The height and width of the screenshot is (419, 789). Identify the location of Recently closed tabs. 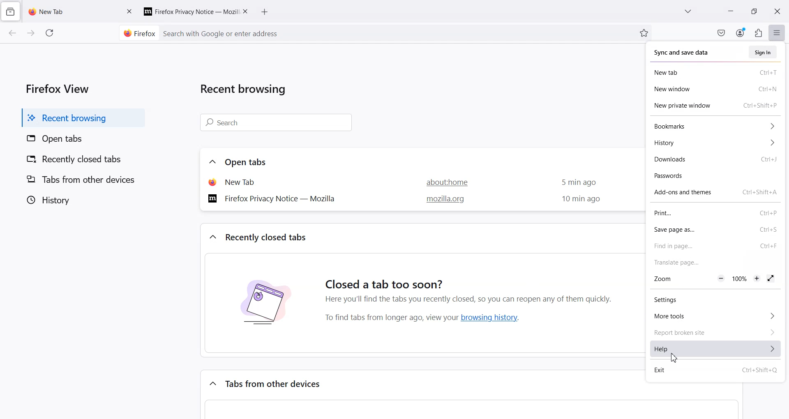
(268, 237).